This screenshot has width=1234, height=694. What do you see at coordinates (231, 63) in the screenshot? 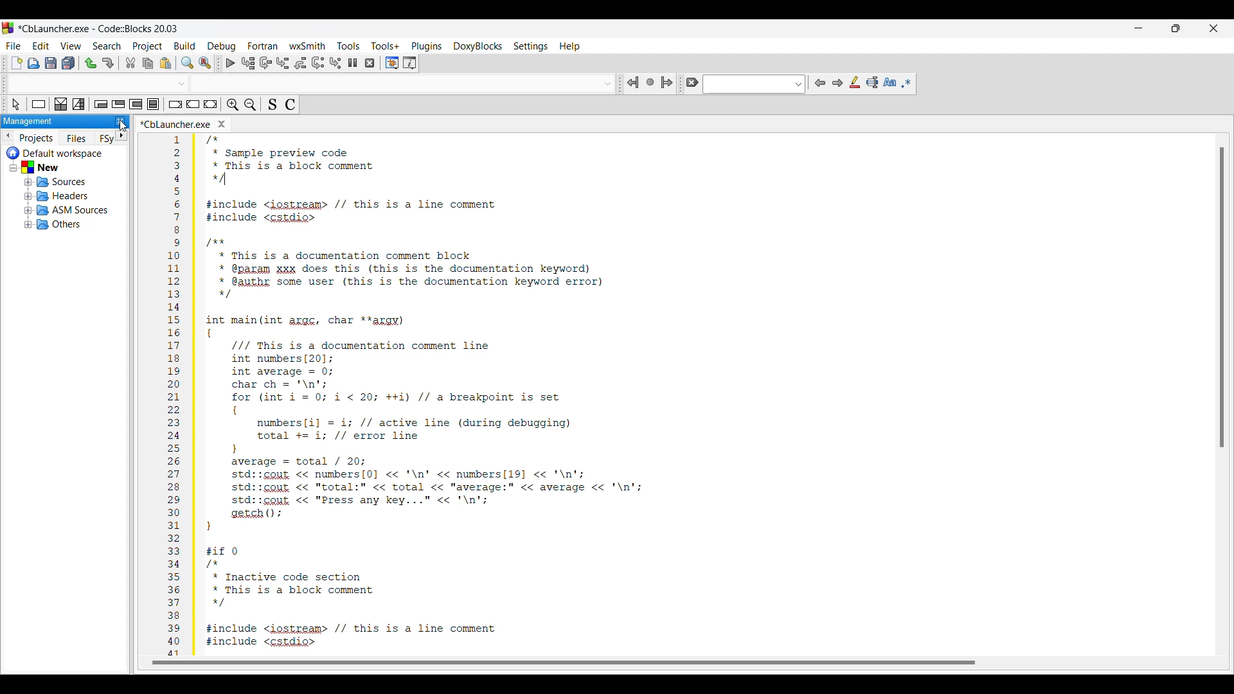
I see `Debug/Continue` at bounding box center [231, 63].